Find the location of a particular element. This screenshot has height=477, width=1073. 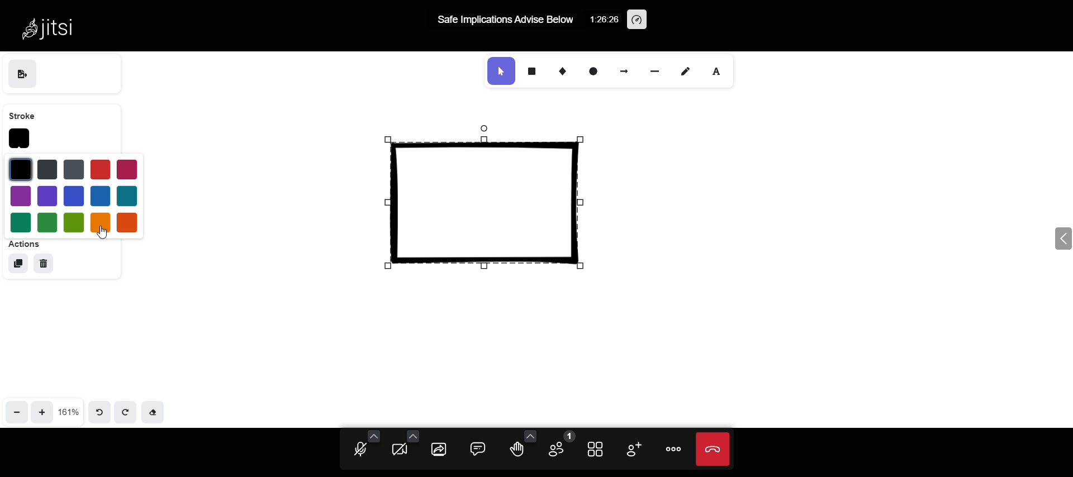

rectangle is located at coordinates (530, 68).